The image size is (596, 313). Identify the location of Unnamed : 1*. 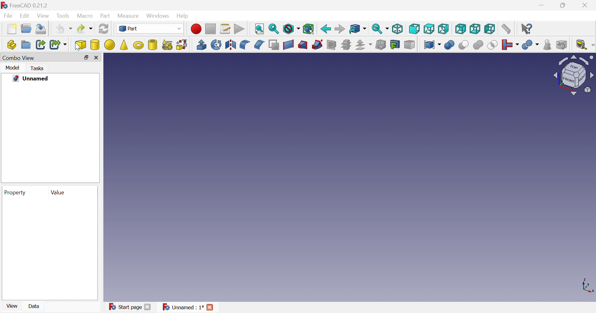
(183, 306).